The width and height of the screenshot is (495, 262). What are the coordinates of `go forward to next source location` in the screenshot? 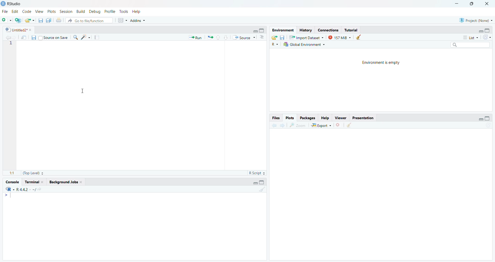 It's located at (15, 37).